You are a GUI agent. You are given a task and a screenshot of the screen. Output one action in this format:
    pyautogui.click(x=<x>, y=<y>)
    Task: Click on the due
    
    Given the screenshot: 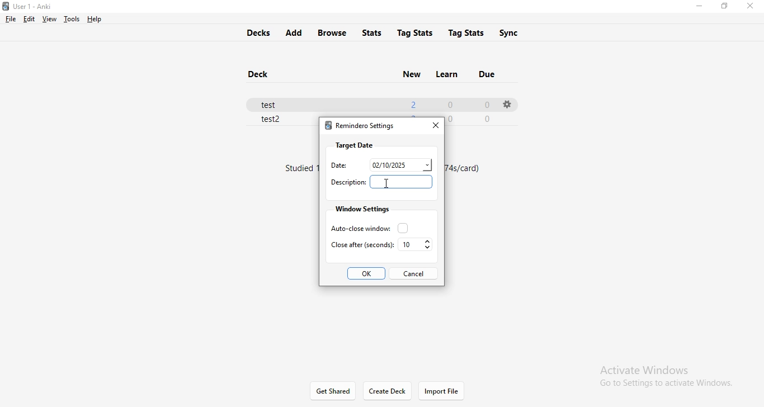 What is the action you would take?
    pyautogui.click(x=489, y=73)
    